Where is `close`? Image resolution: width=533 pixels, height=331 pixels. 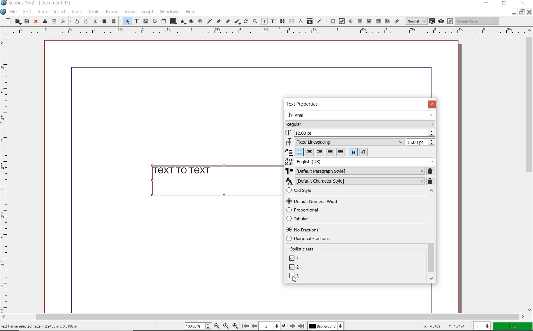 close is located at coordinates (523, 3).